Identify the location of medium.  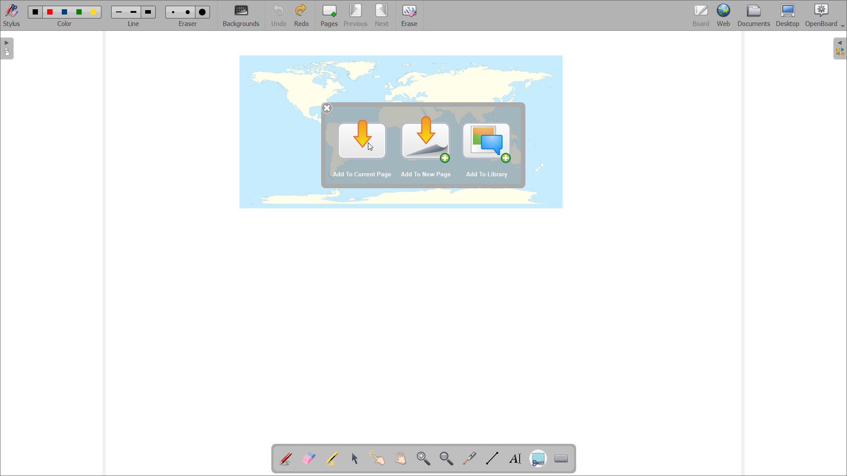
(133, 12).